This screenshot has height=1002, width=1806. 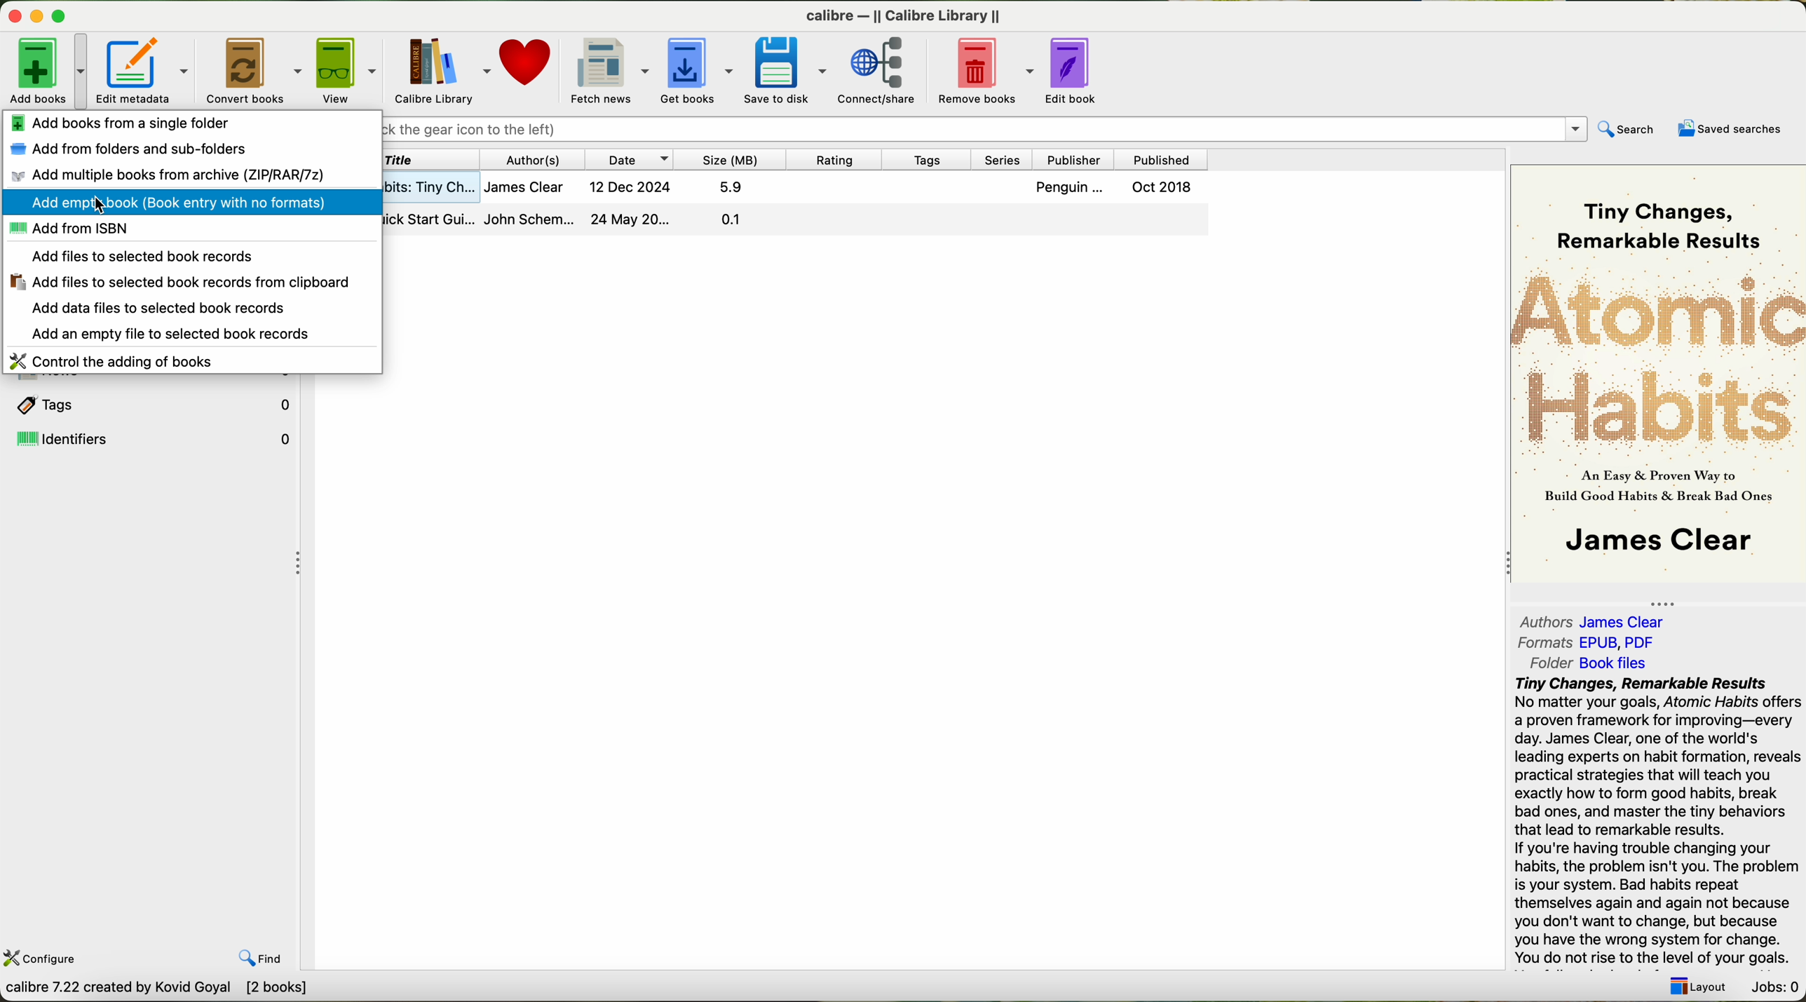 I want to click on date, so click(x=629, y=159).